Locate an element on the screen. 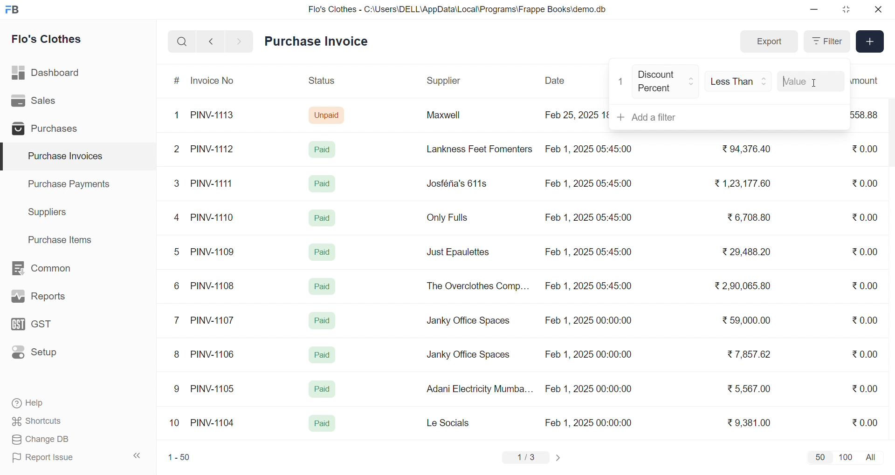  Just Epaulettes is located at coordinates (461, 252).